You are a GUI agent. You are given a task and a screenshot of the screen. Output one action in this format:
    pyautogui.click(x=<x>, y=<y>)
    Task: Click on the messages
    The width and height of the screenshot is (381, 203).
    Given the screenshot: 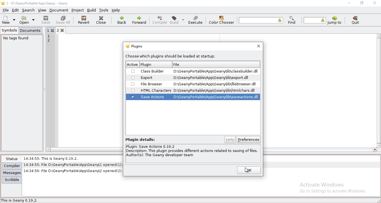 What is the action you would take?
    pyautogui.click(x=12, y=173)
    